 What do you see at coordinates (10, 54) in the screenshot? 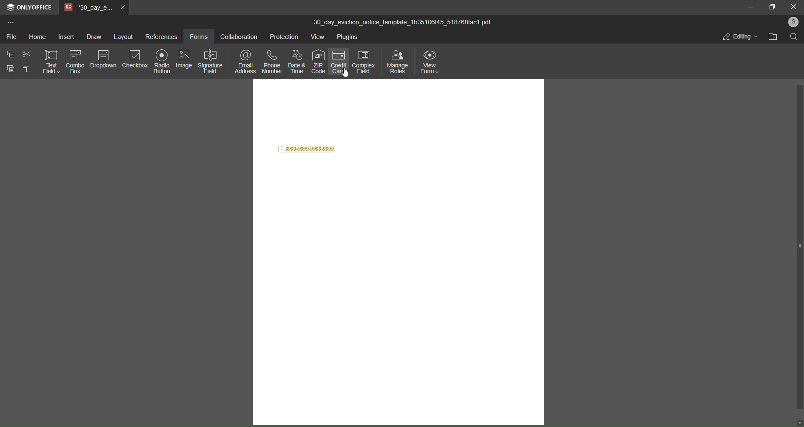
I see `copy` at bounding box center [10, 54].